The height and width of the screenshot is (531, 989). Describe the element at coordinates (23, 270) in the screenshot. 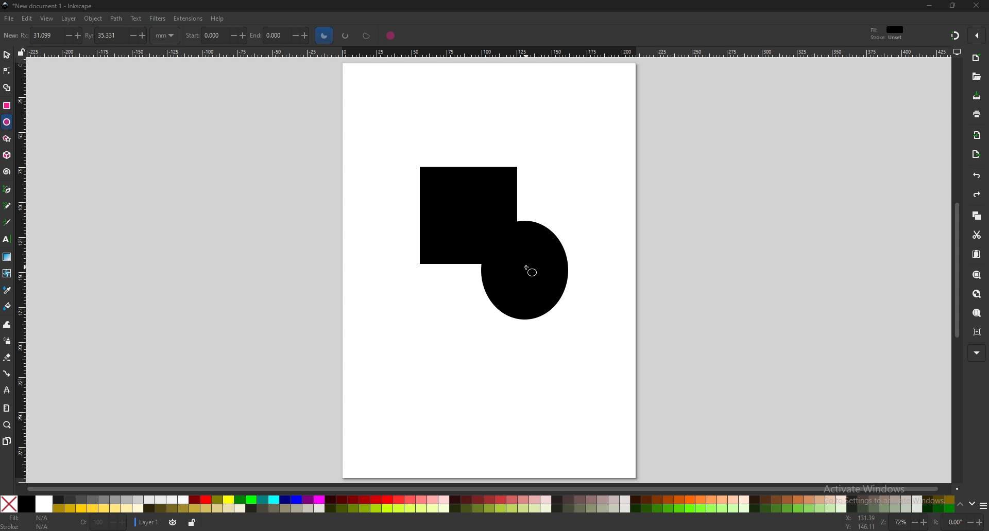

I see `vertical ruler` at that location.